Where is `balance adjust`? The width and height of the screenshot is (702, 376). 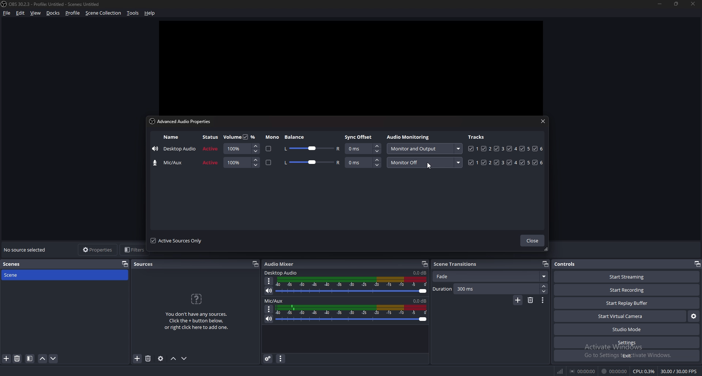 balance adjust is located at coordinates (312, 163).